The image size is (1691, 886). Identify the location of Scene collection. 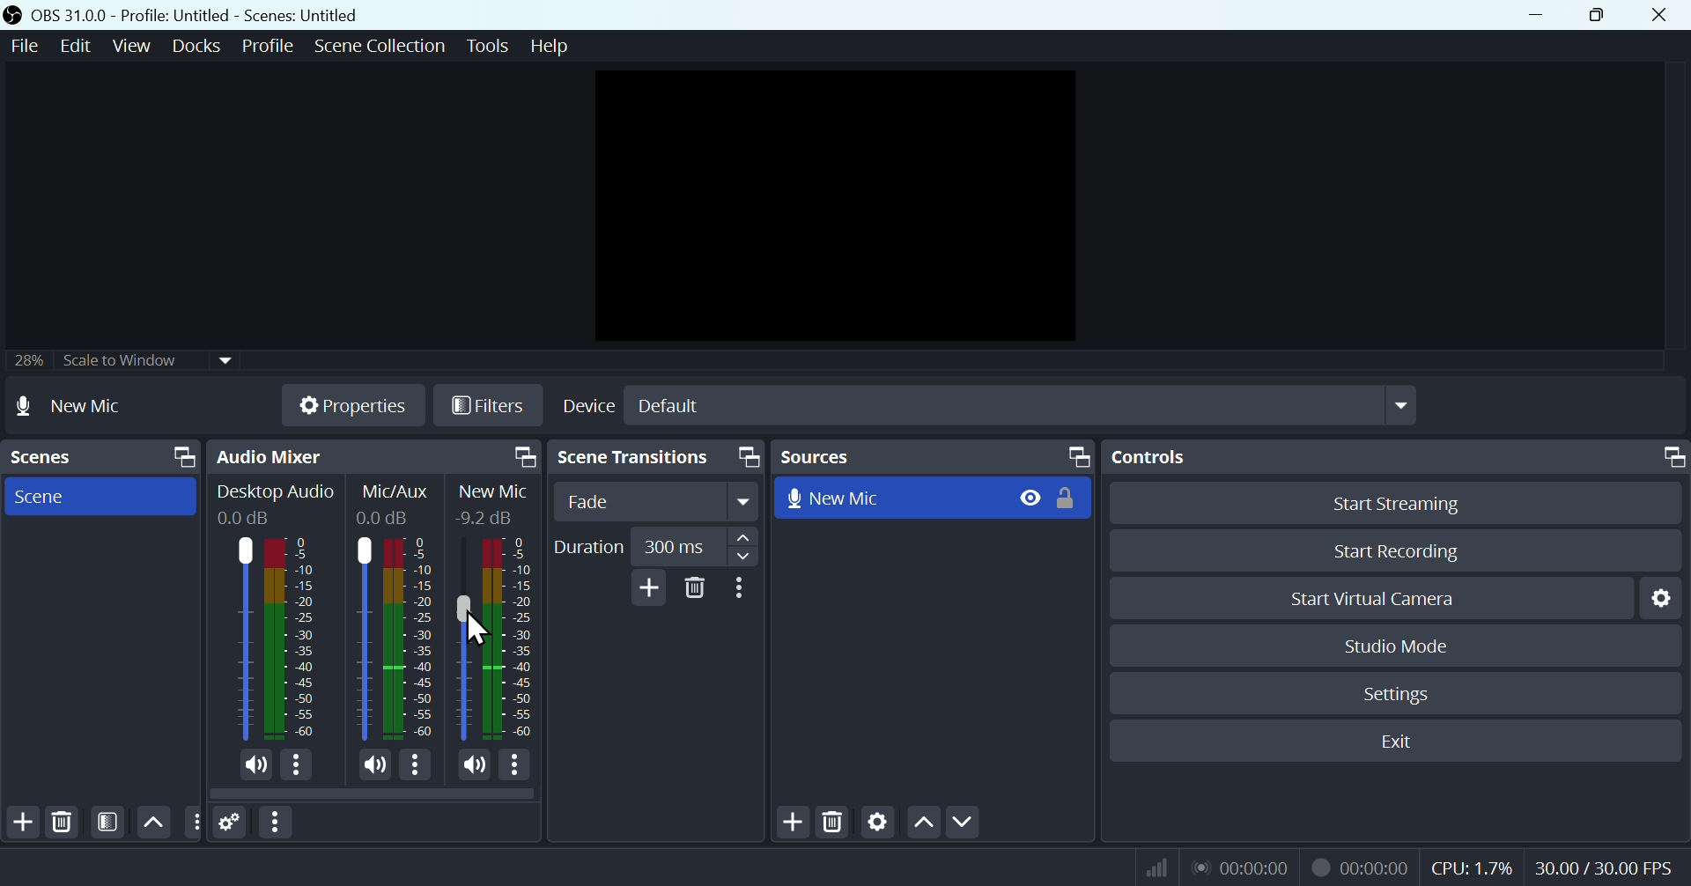
(383, 48).